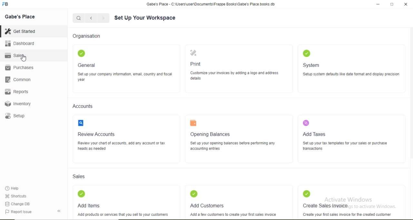  Describe the element at coordinates (196, 194) in the screenshot. I see `tick` at that location.